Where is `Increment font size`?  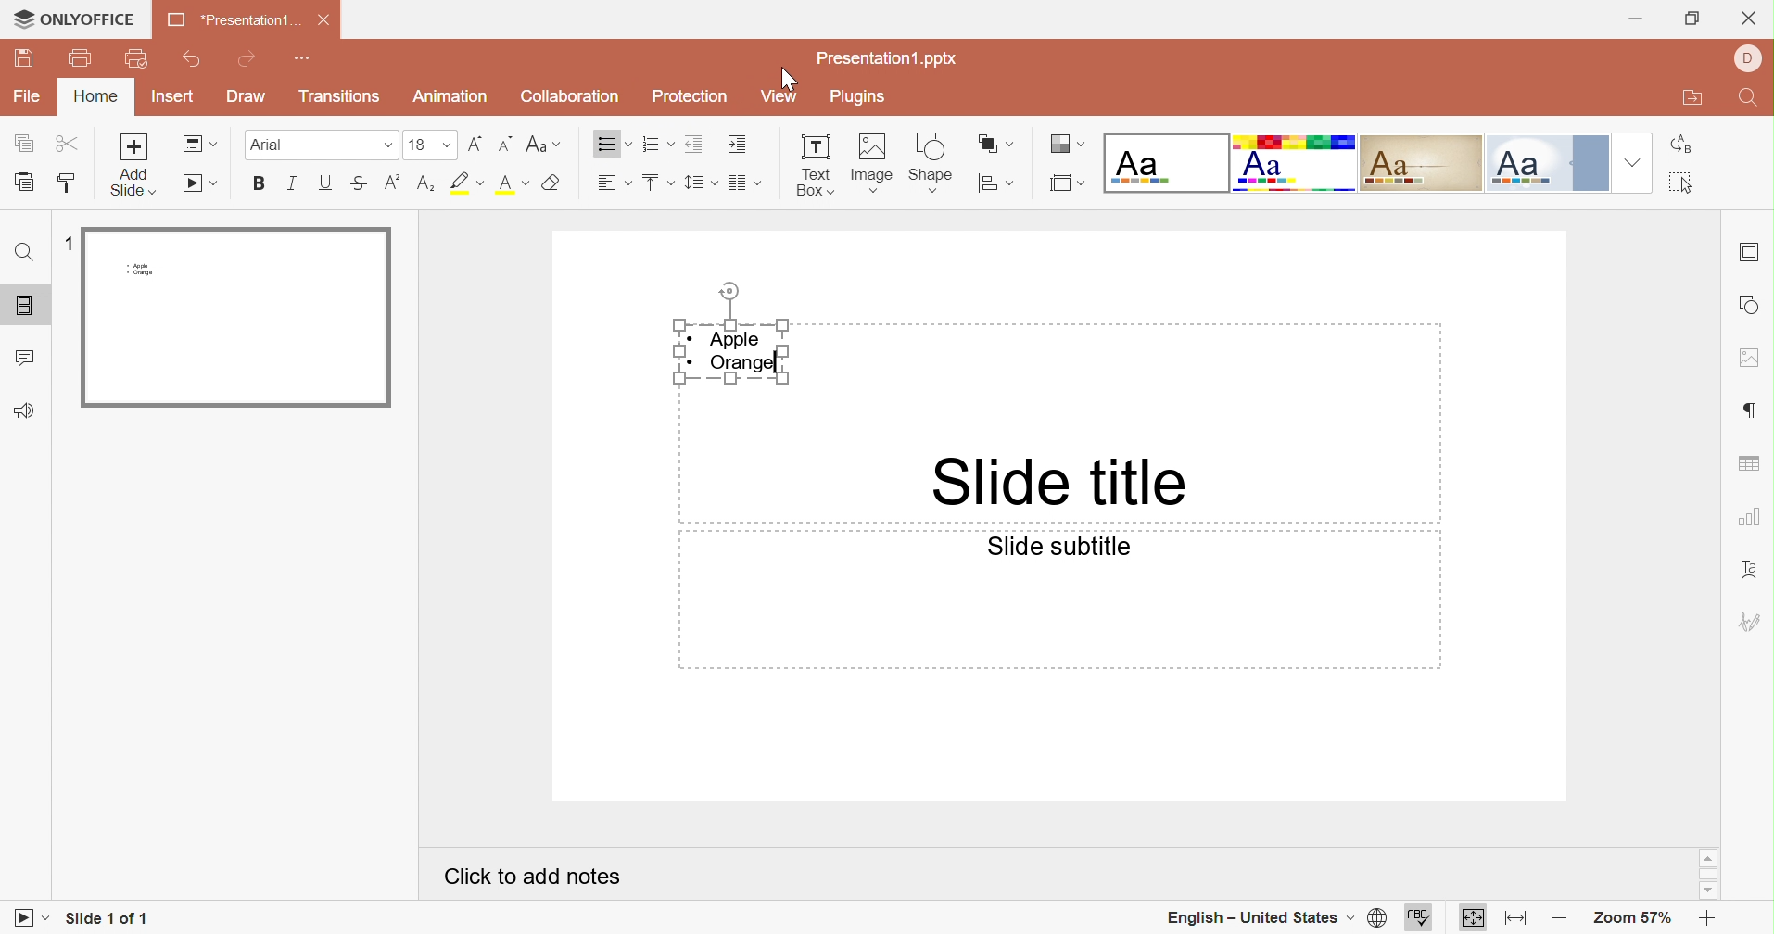
Increment font size is located at coordinates (475, 143).